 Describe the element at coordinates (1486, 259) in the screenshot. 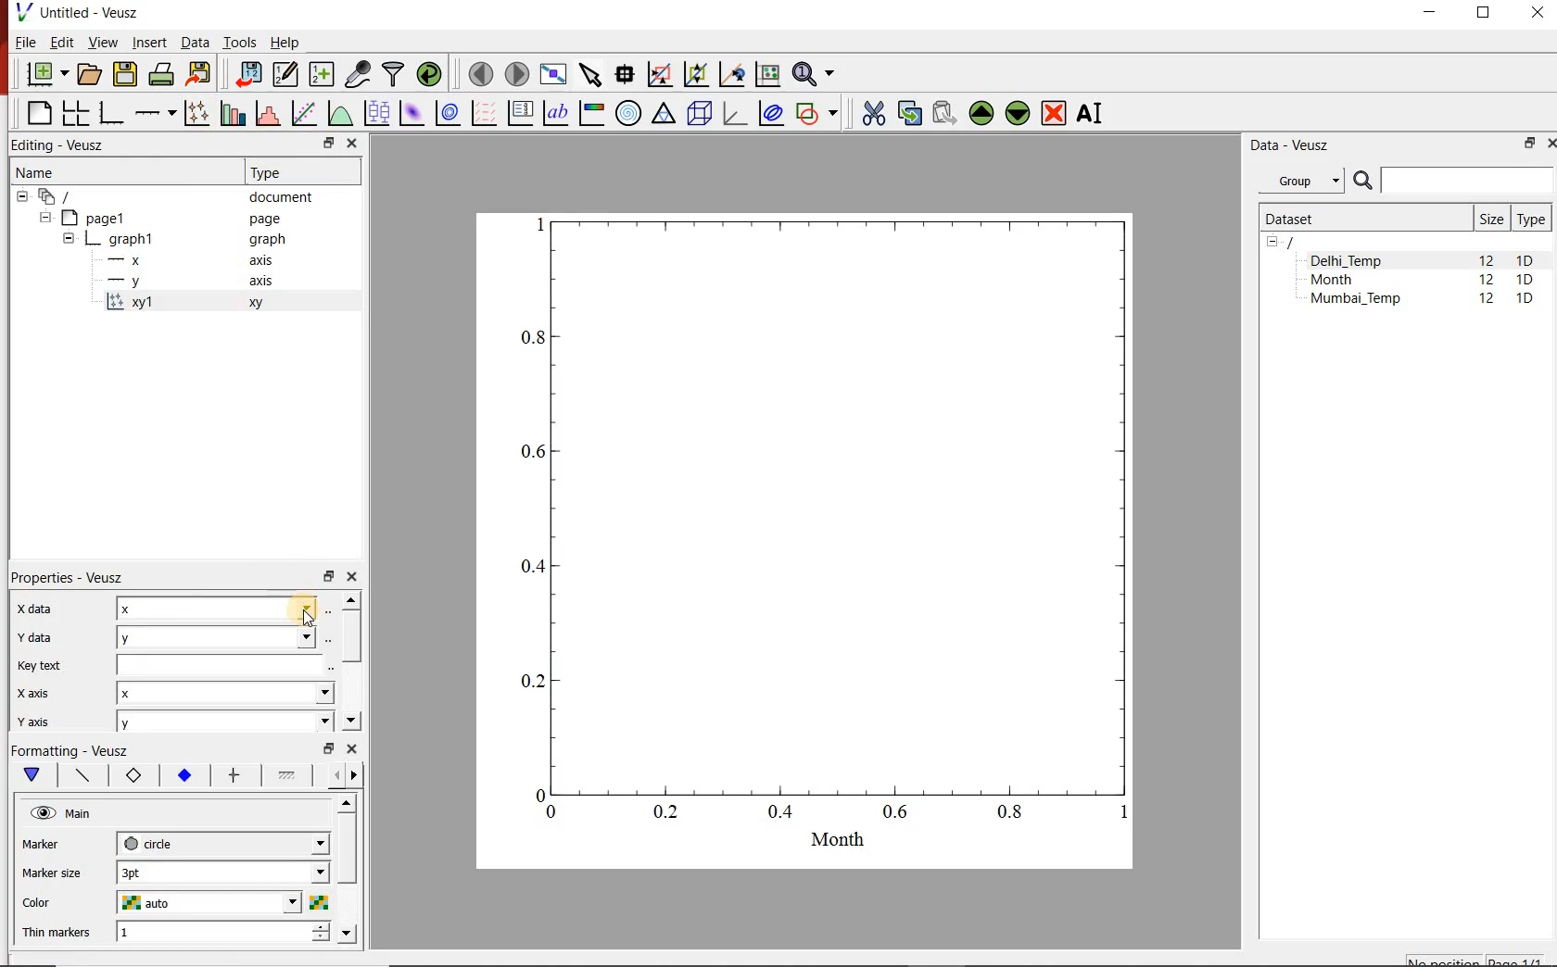

I see `12` at that location.